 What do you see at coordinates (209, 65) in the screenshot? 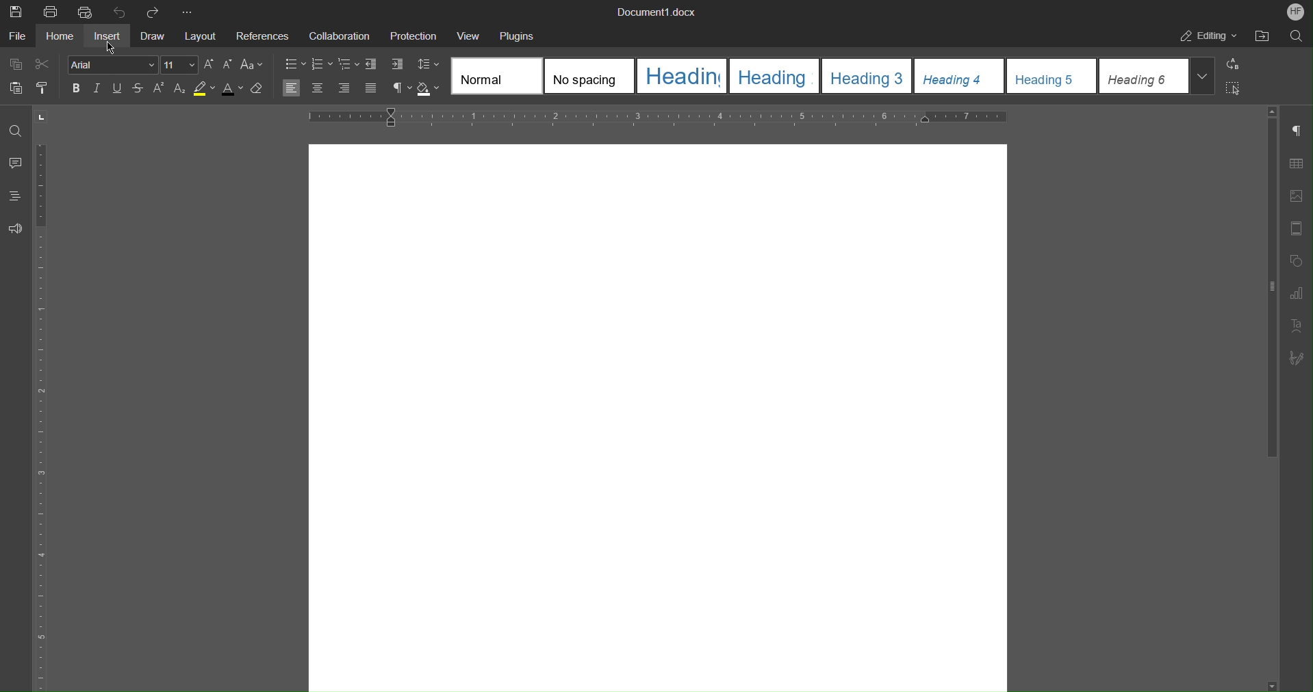
I see `Increase Font Size` at bounding box center [209, 65].